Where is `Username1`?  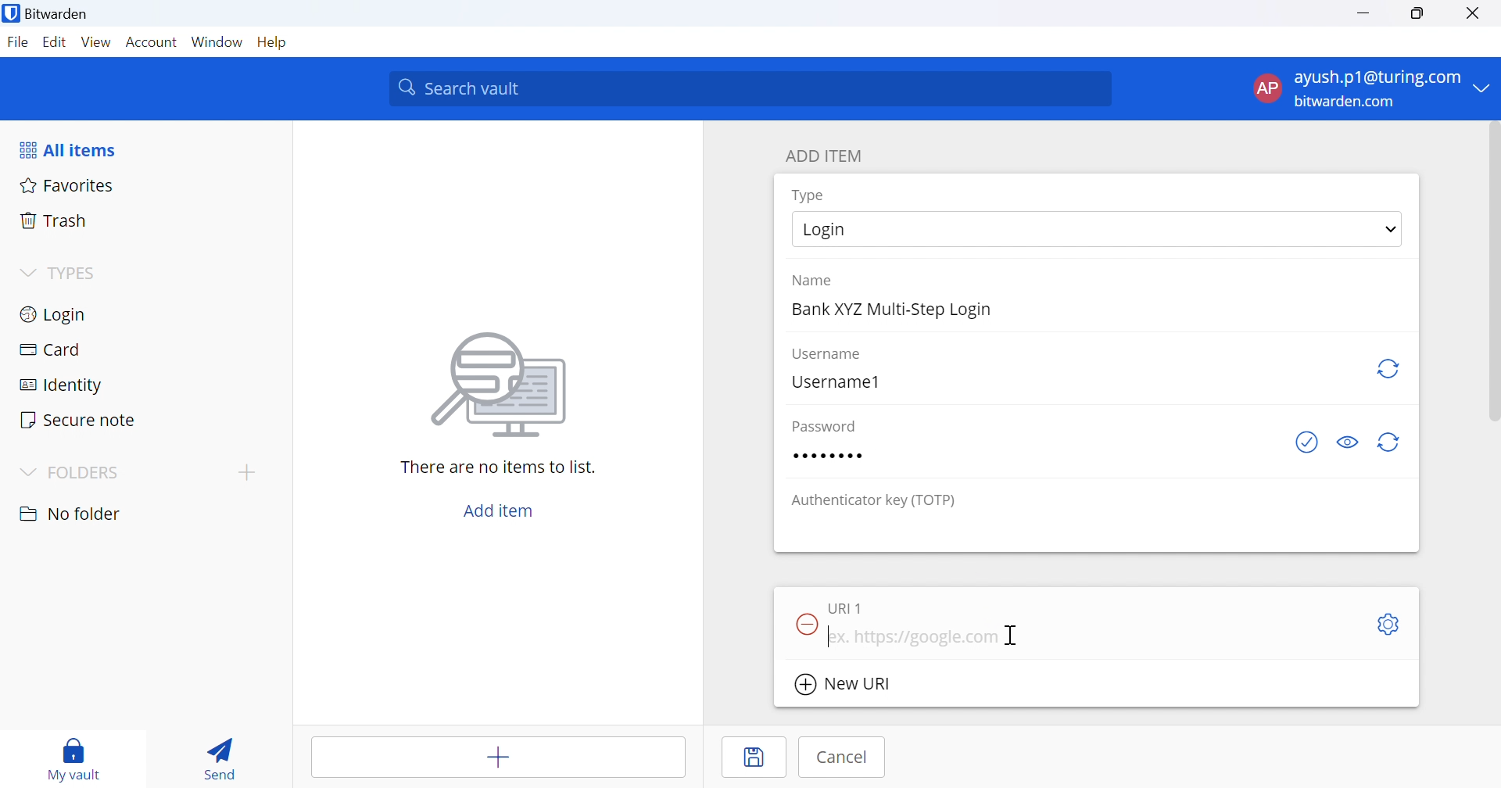 Username1 is located at coordinates (844, 383).